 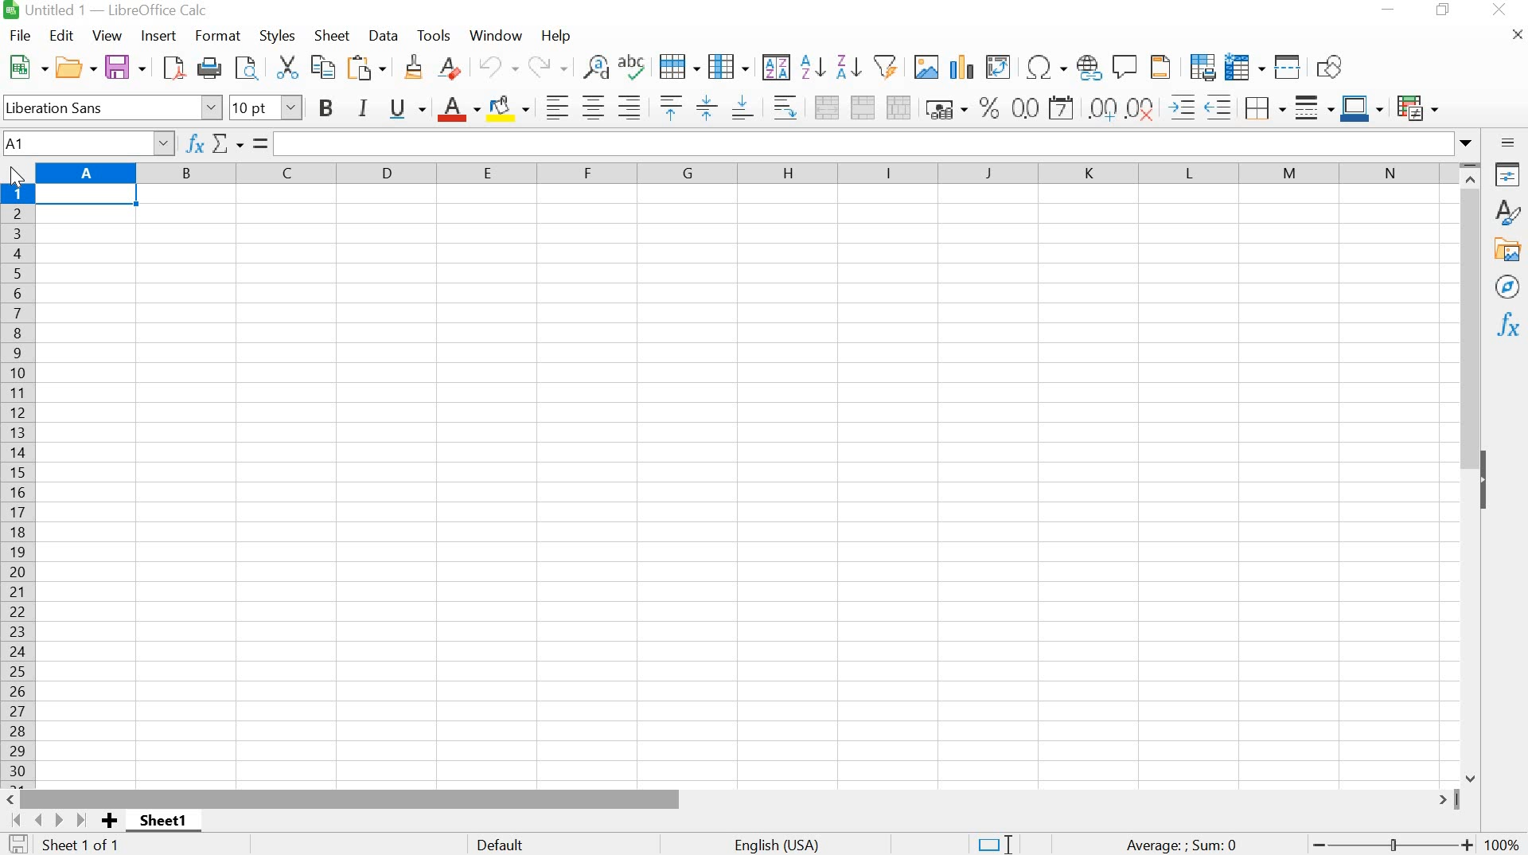 I want to click on Navigator, so click(x=1508, y=286).